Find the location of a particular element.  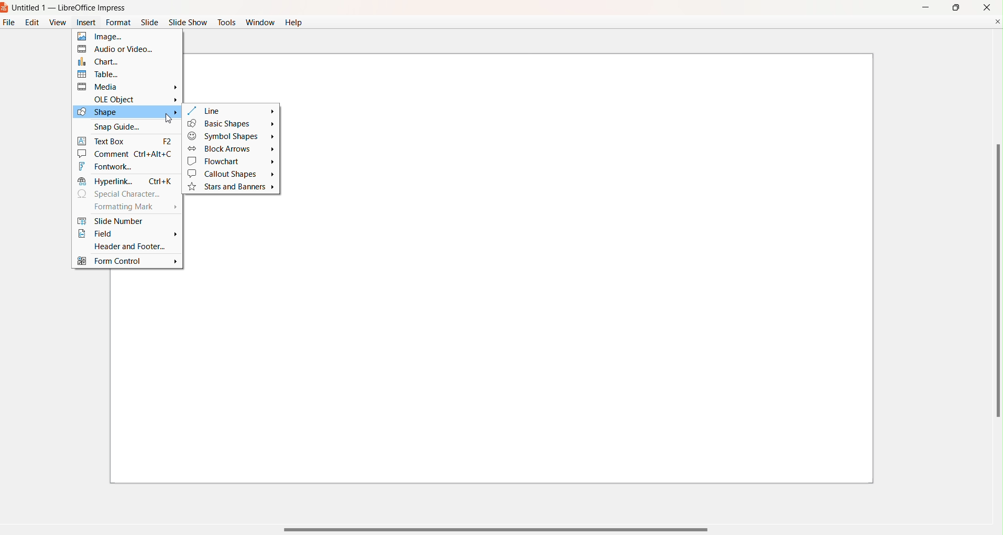

Close Document is located at coordinates (997, 21).